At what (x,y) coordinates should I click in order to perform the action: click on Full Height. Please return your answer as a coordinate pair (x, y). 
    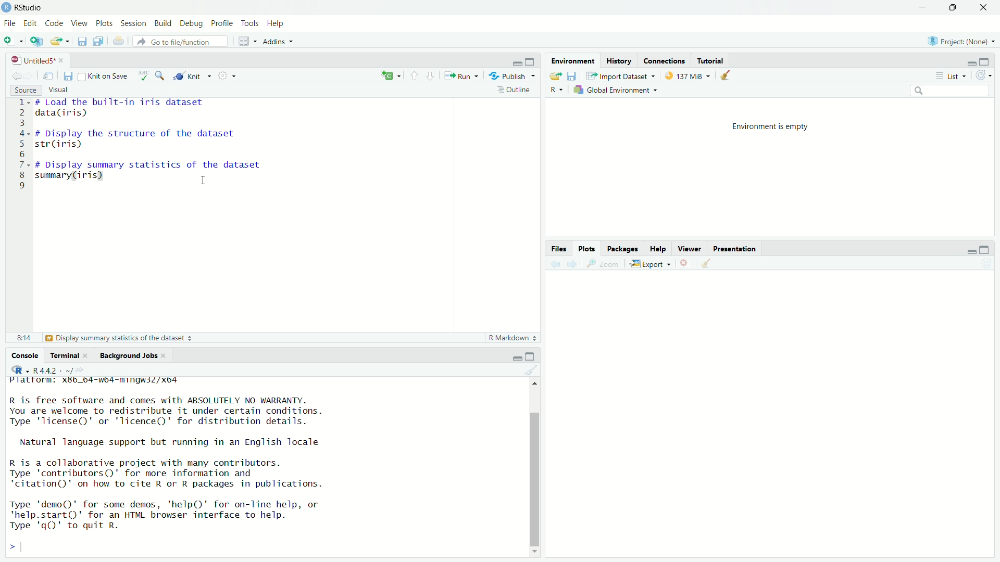
    Looking at the image, I should click on (985, 249).